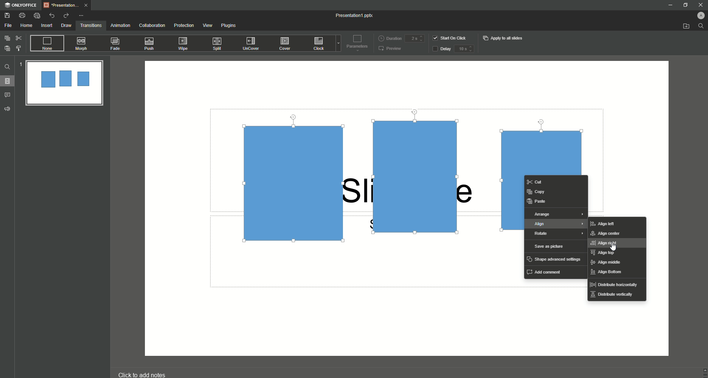  I want to click on Copy, so click(7, 38).